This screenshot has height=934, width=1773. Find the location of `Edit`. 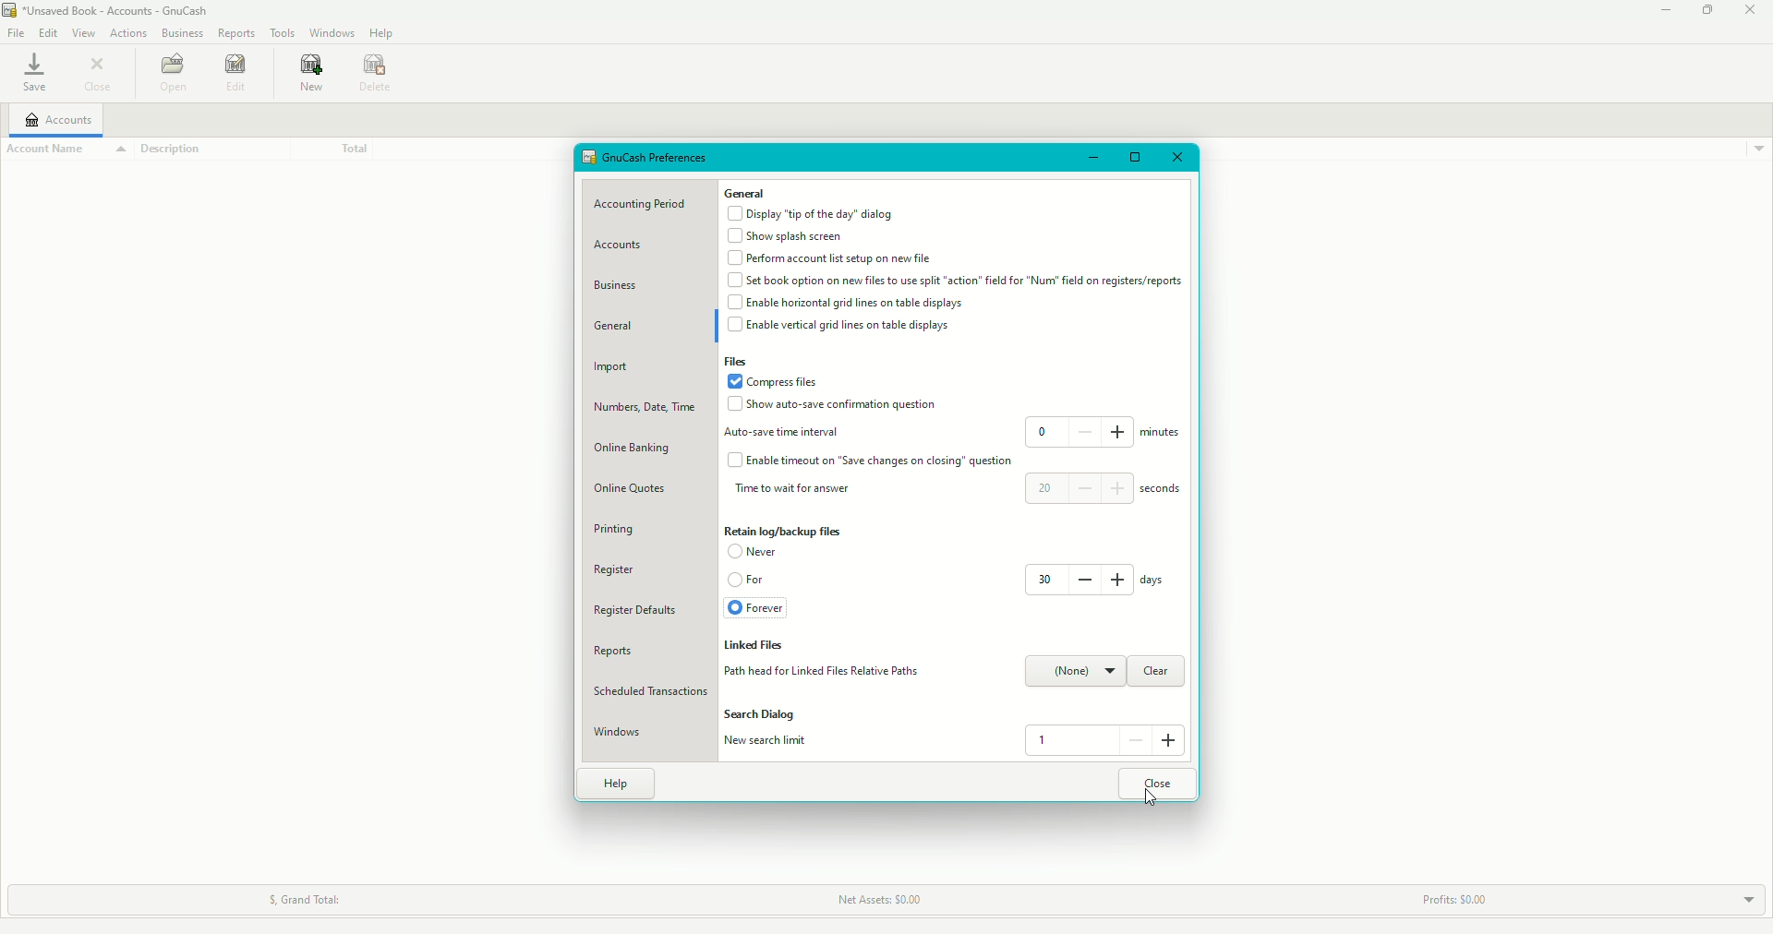

Edit is located at coordinates (48, 31).